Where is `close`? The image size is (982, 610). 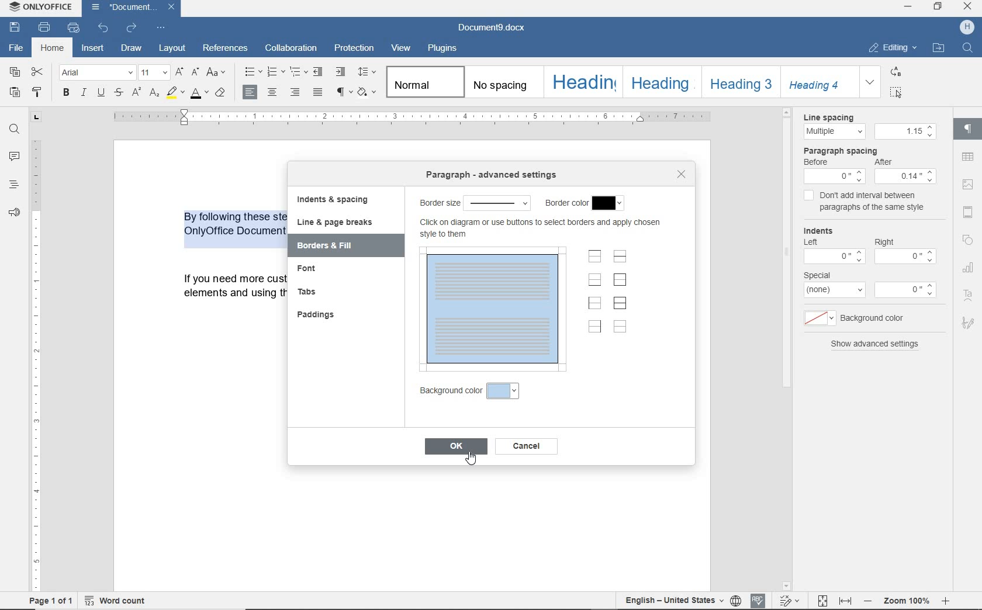
close is located at coordinates (682, 174).